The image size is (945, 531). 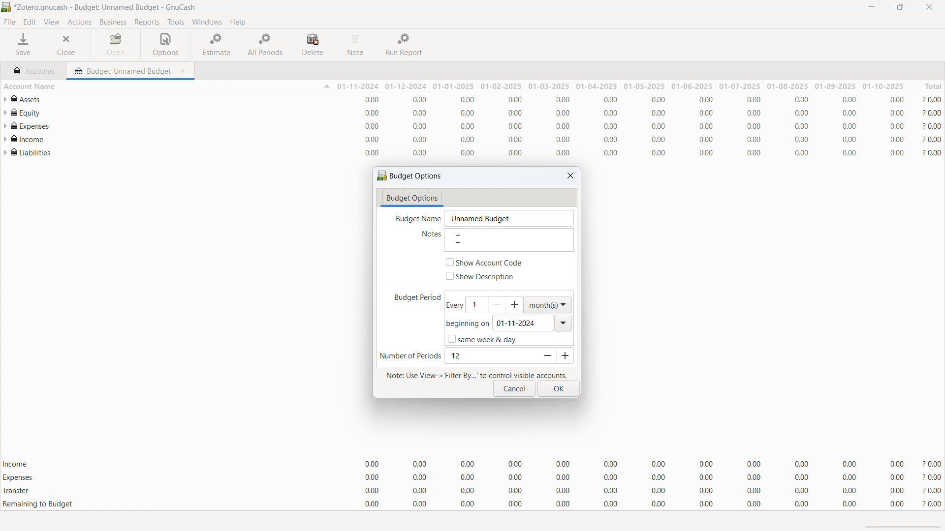 I want to click on budget options, so click(x=412, y=199).